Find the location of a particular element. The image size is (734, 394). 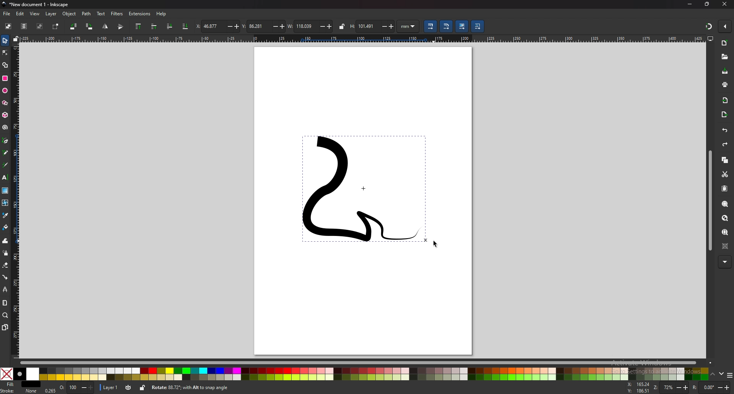

up is located at coordinates (713, 375).